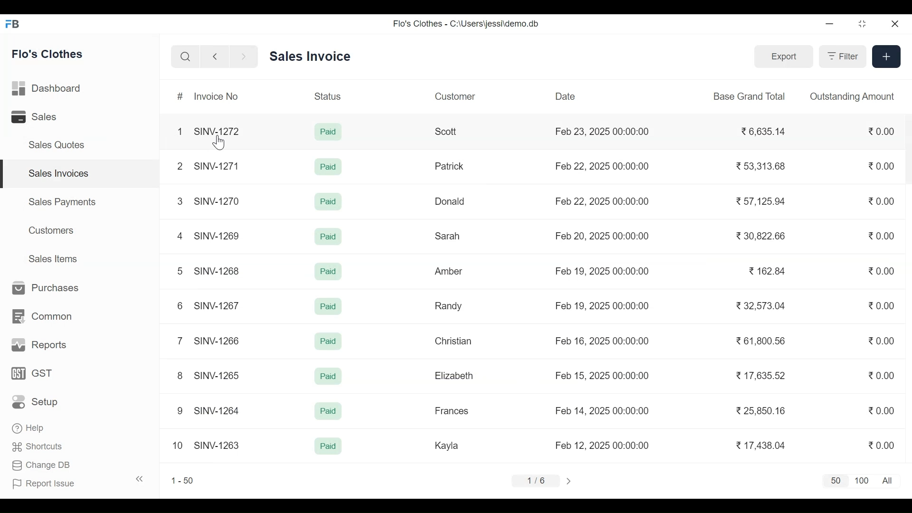 This screenshot has width=912, height=513. Describe the element at coordinates (761, 235) in the screenshot. I see `30.822.66` at that location.